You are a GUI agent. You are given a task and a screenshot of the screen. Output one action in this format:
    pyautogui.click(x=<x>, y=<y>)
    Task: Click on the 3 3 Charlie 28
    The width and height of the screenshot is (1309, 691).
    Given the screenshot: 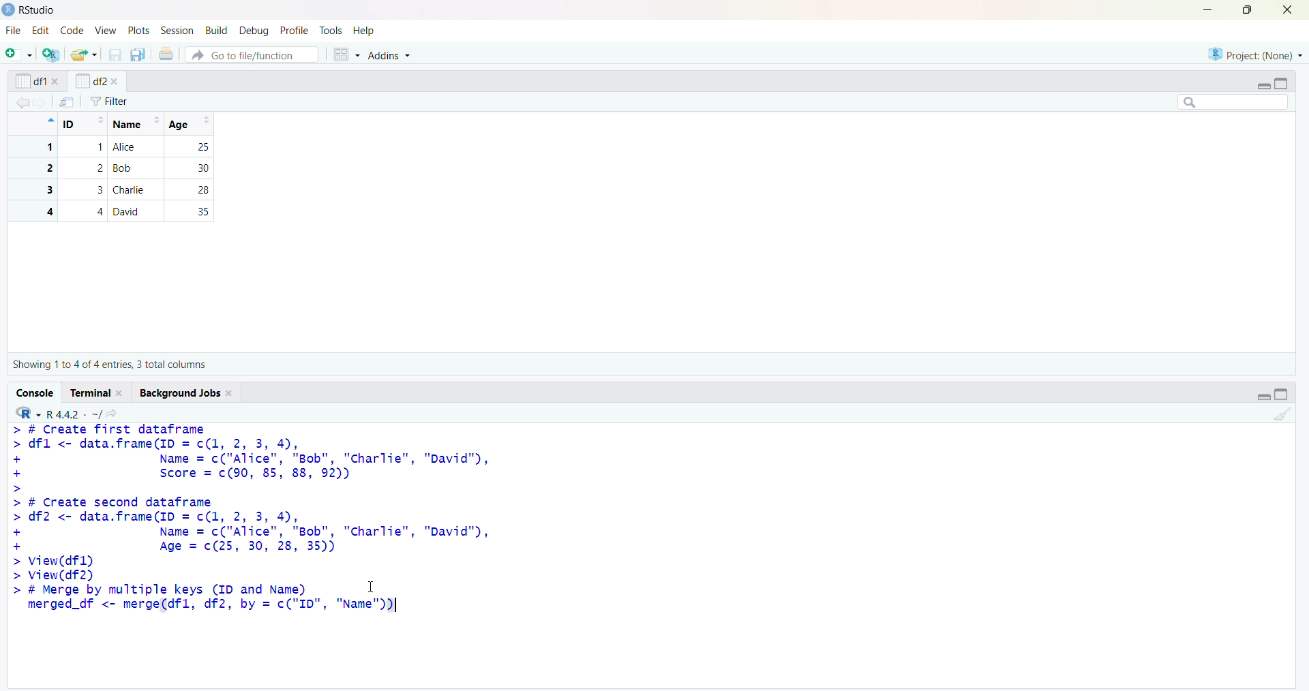 What is the action you would take?
    pyautogui.click(x=117, y=189)
    